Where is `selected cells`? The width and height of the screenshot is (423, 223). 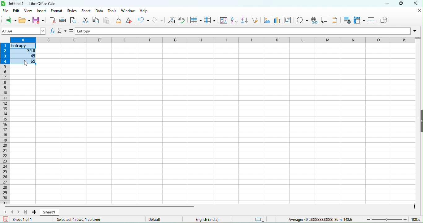
selected cells is located at coordinates (24, 54).